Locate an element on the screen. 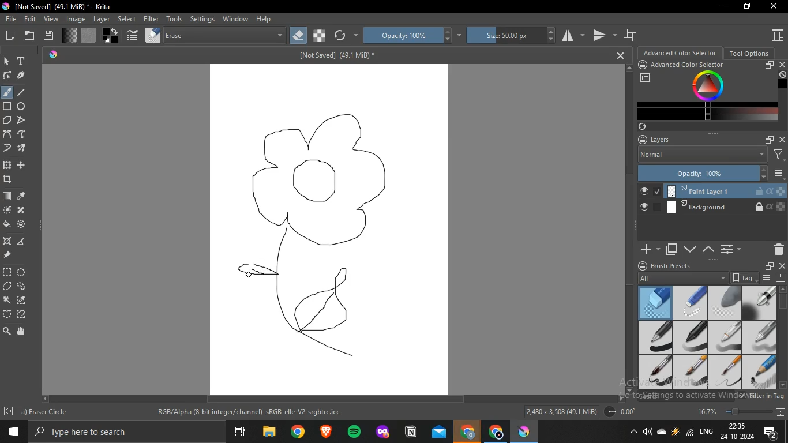 This screenshot has height=443, width=788. zoom tool is located at coordinates (6, 331).